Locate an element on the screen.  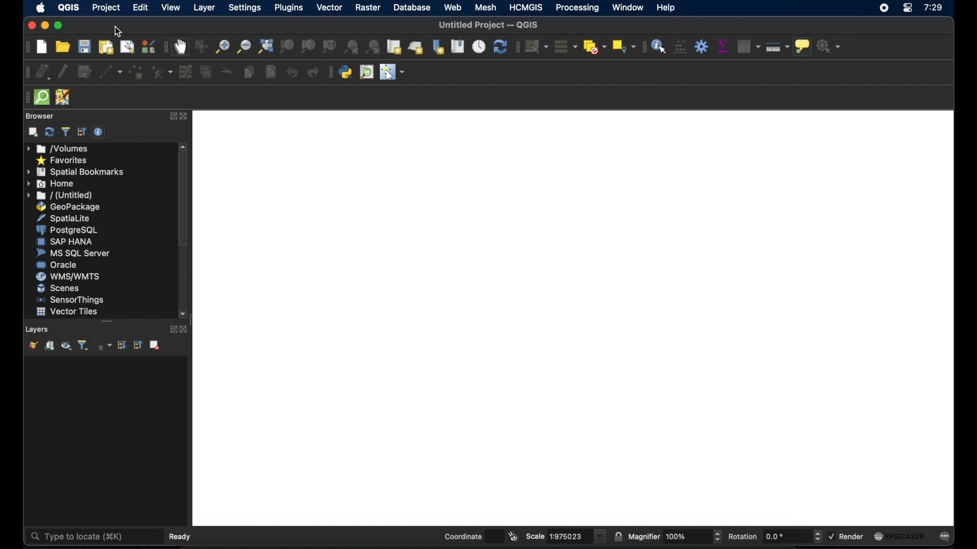
expand is located at coordinates (172, 329).